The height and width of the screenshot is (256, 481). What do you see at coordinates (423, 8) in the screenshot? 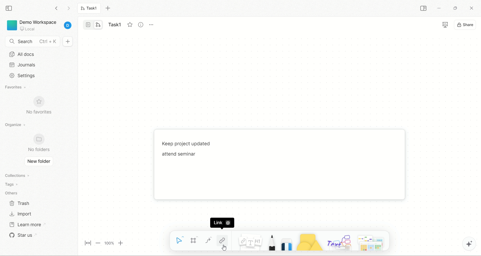
I see `collapse sidebar` at bounding box center [423, 8].